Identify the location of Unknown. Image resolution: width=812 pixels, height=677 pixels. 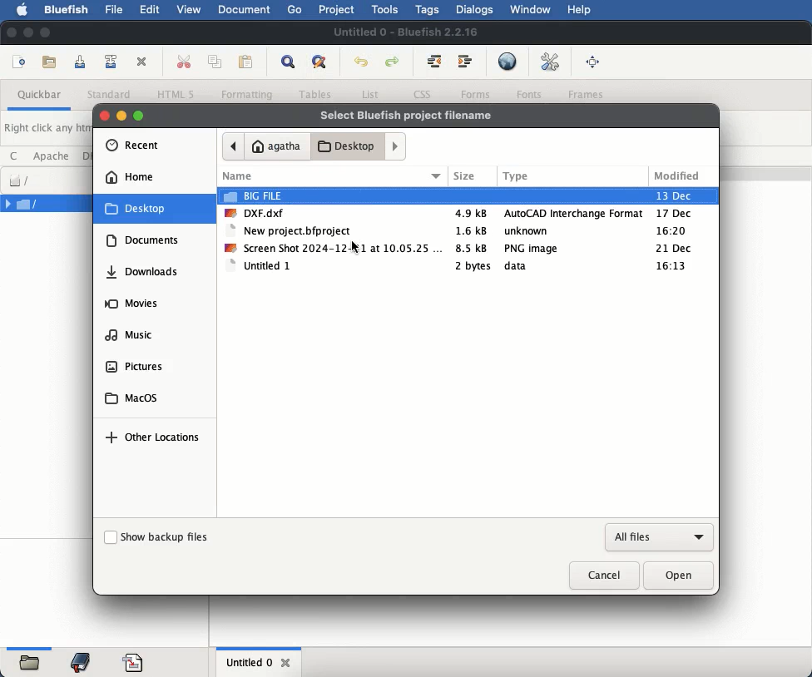
(527, 230).